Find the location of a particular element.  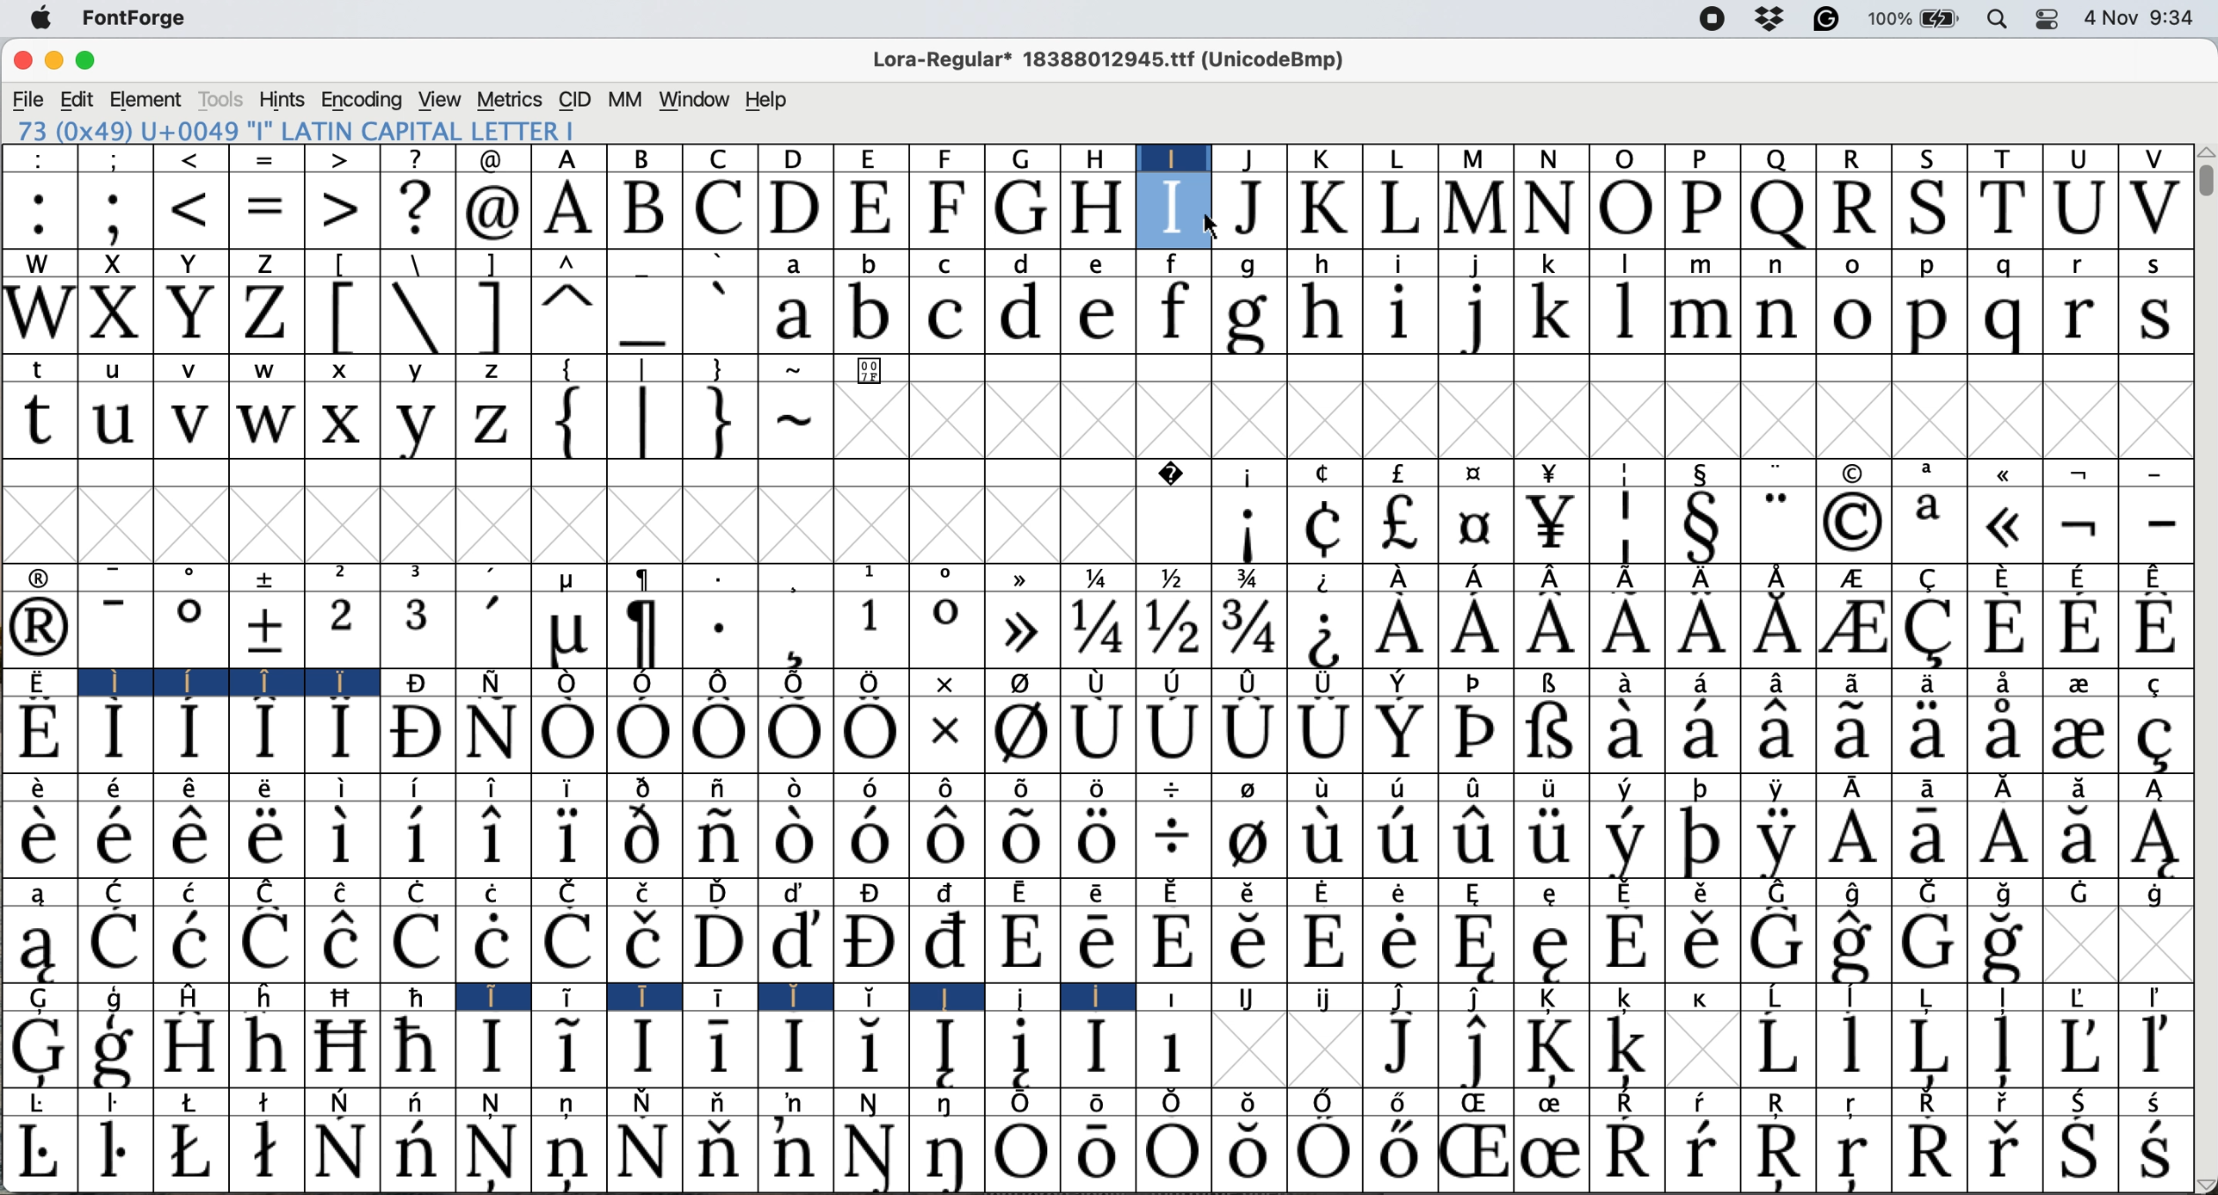

symbol is located at coordinates (1026, 686).